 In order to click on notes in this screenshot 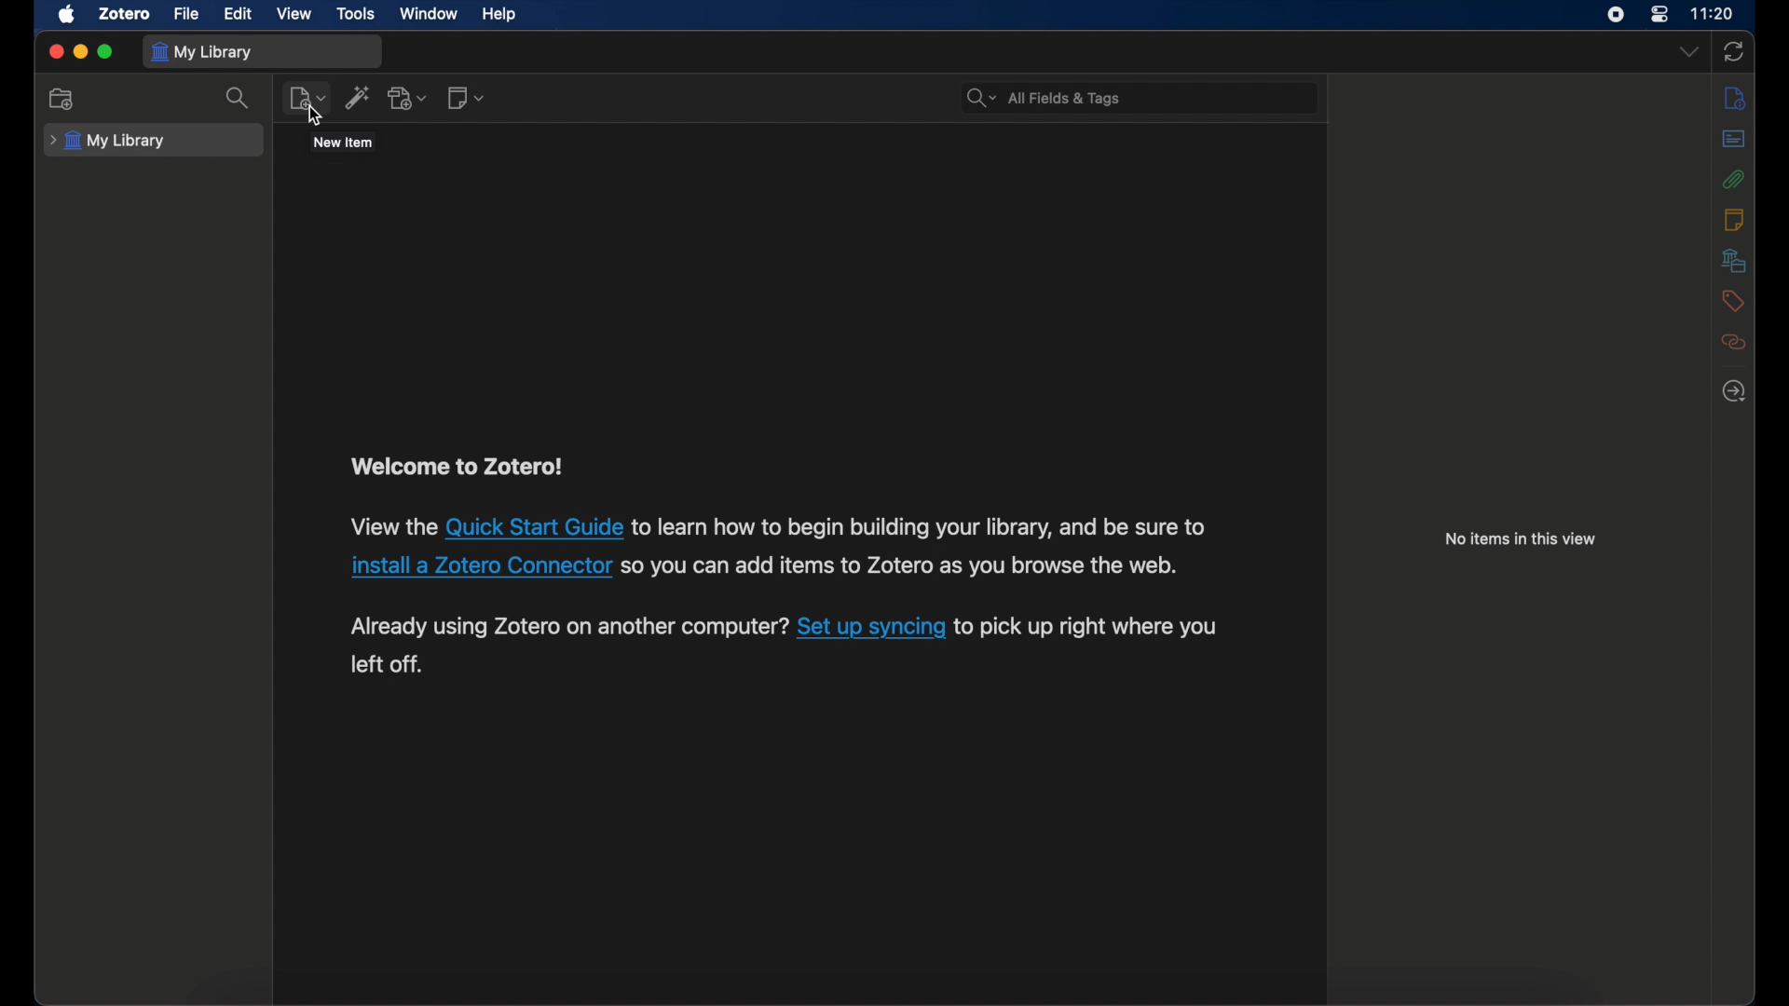, I will do `click(1732, 219)`.